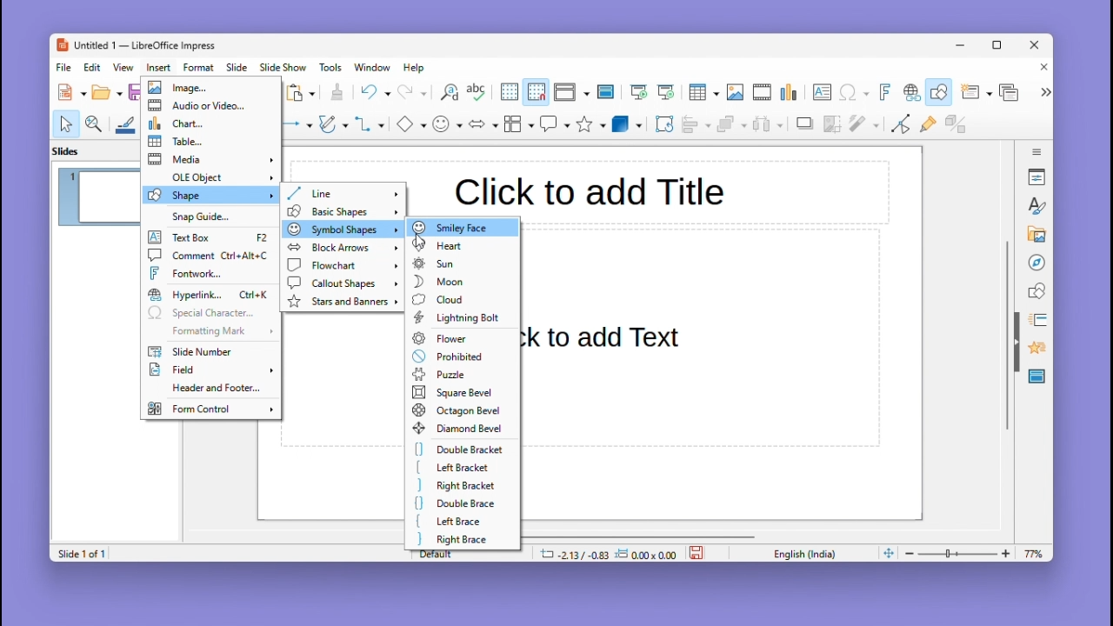 The height and width of the screenshot is (626, 1113). What do you see at coordinates (1035, 350) in the screenshot?
I see `Effects` at bounding box center [1035, 350].